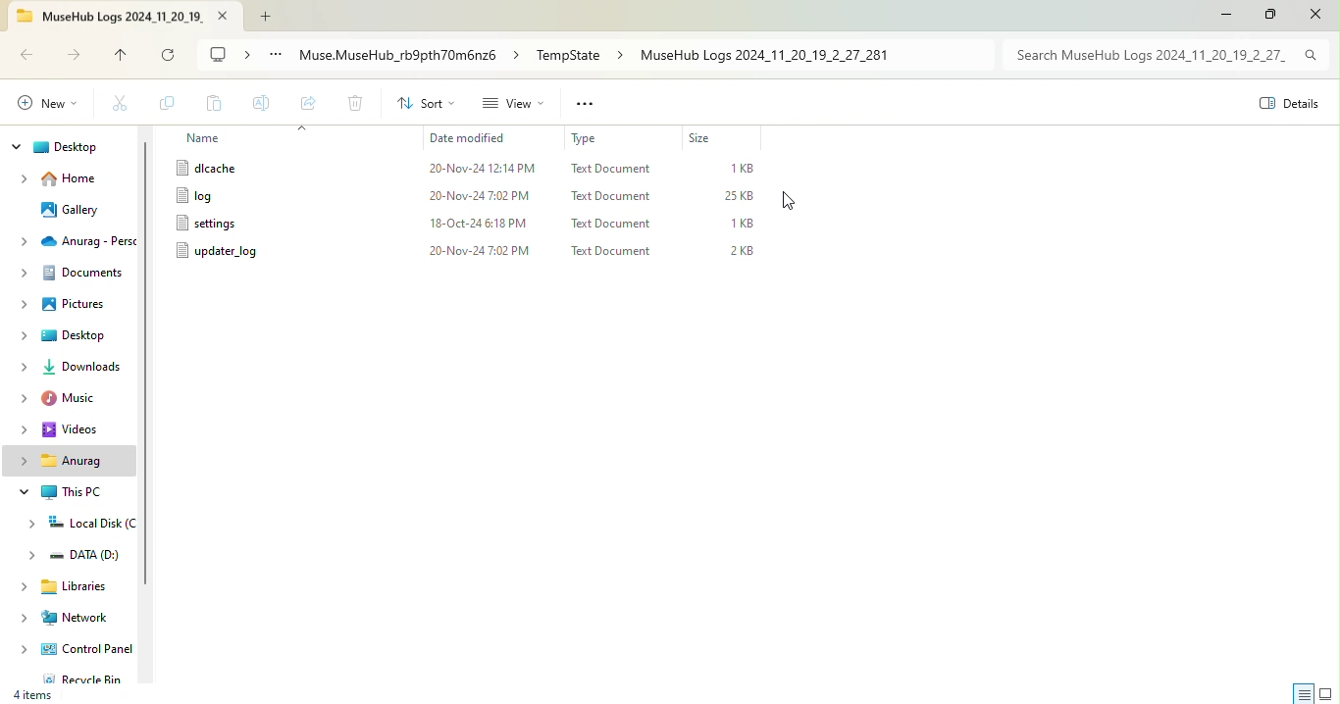  I want to click on File path, so click(579, 56).